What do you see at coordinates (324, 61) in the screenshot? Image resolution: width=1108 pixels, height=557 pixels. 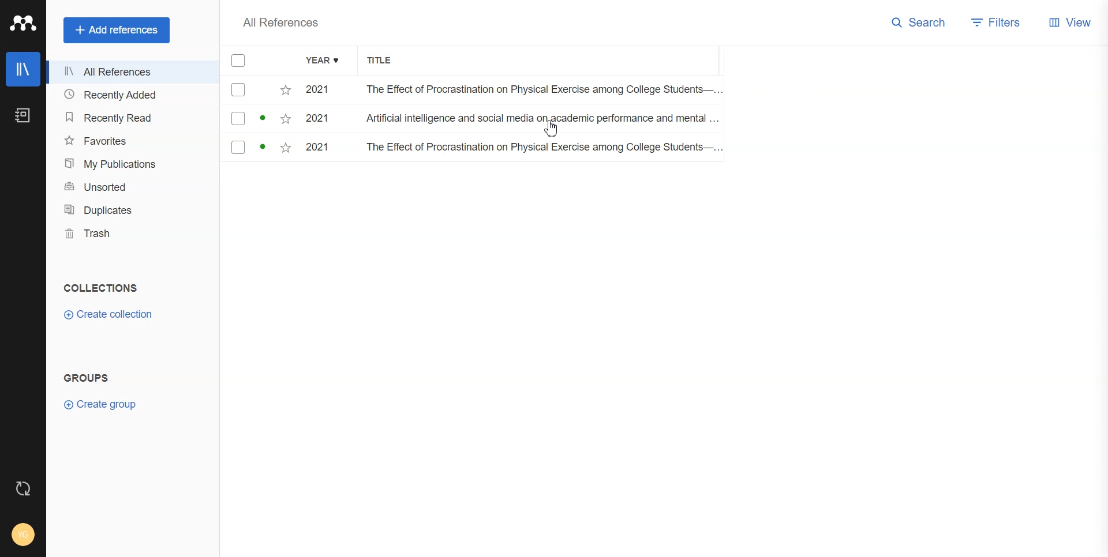 I see `Year` at bounding box center [324, 61].